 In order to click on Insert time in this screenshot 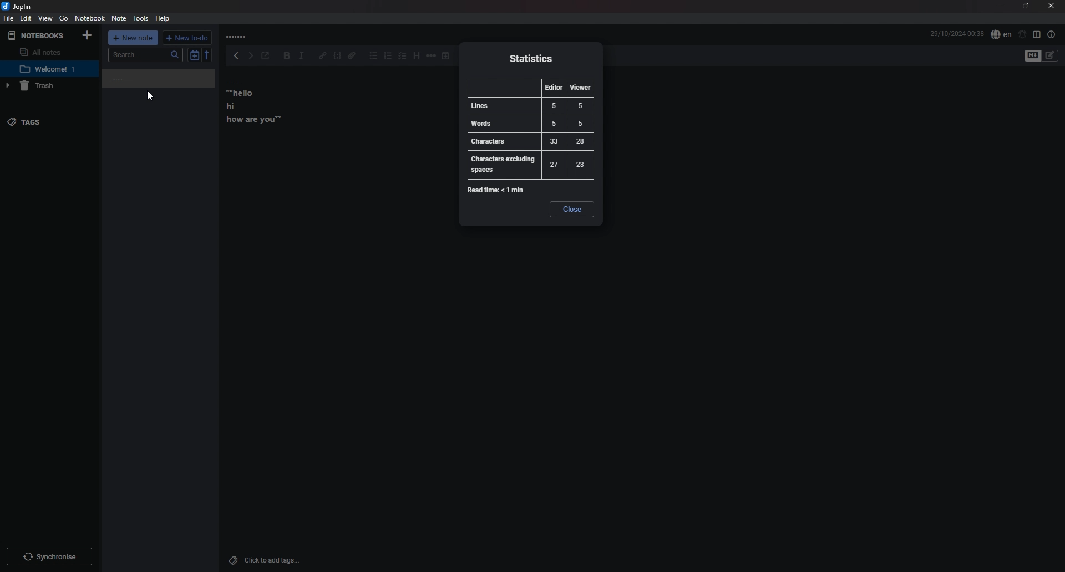, I will do `click(447, 56)`.